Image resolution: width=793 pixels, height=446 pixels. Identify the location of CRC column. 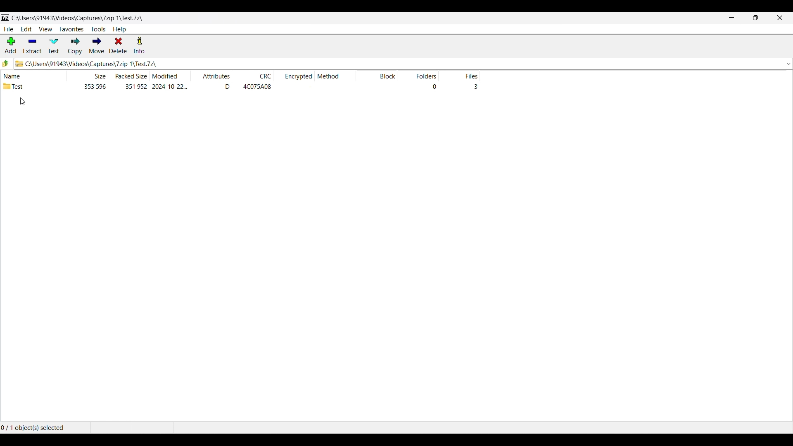
(257, 75).